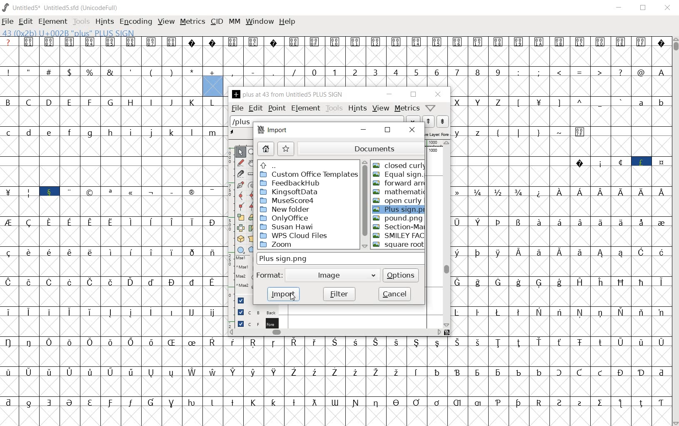 The height and width of the screenshot is (426, 679). Describe the element at coordinates (325, 121) in the screenshot. I see `load word list` at that location.